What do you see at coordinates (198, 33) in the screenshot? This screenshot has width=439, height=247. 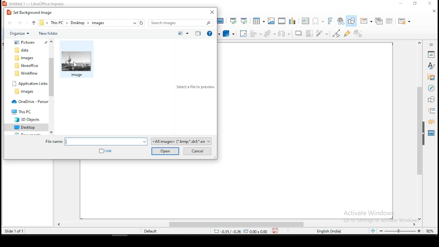 I see `preview pane` at bounding box center [198, 33].